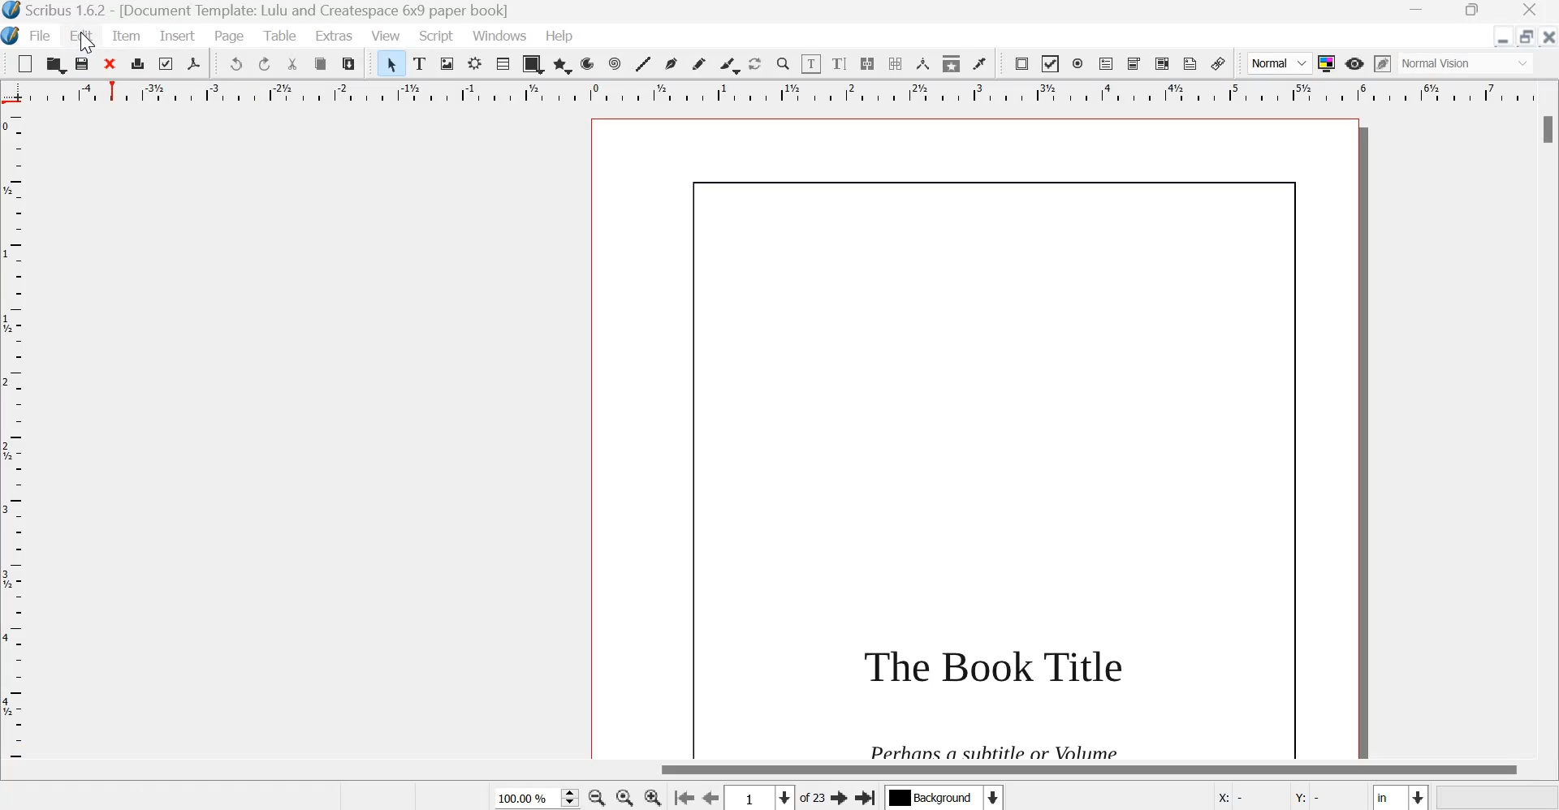 Image resolution: width=1559 pixels, height=810 pixels. I want to click on Select the current page, so click(759, 798).